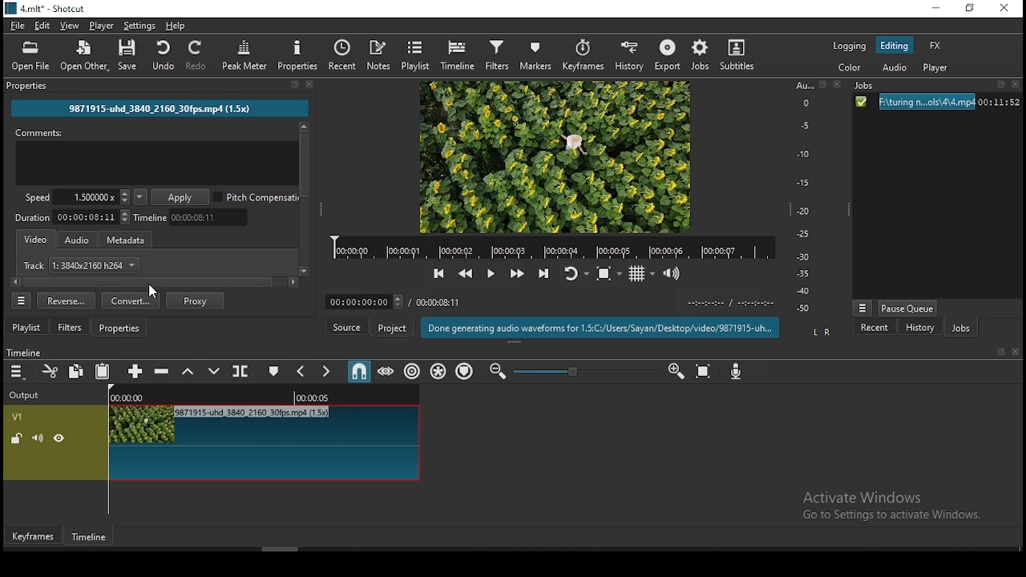 The image size is (1026, 577). What do you see at coordinates (439, 302) in the screenshot?
I see `total time` at bounding box center [439, 302].